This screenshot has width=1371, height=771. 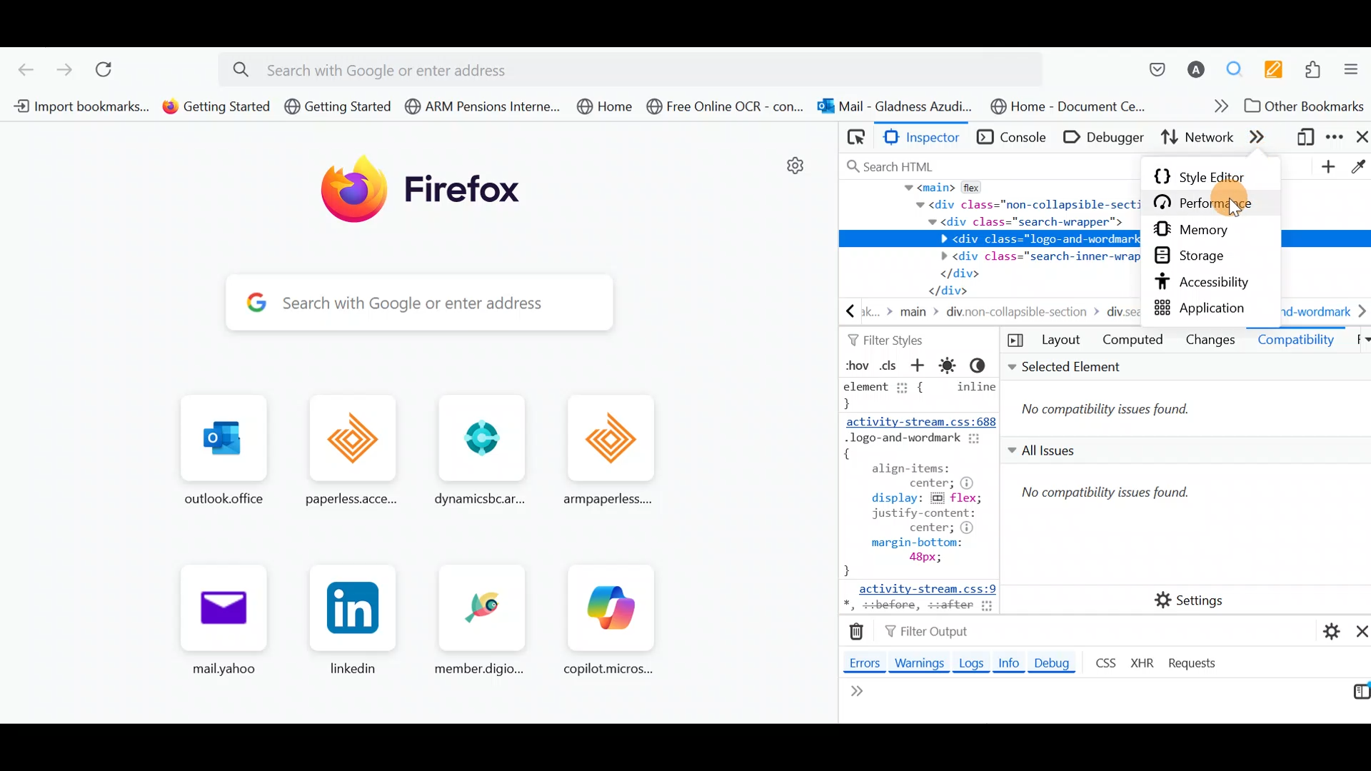 I want to click on Bookmark 3, so click(x=338, y=106).